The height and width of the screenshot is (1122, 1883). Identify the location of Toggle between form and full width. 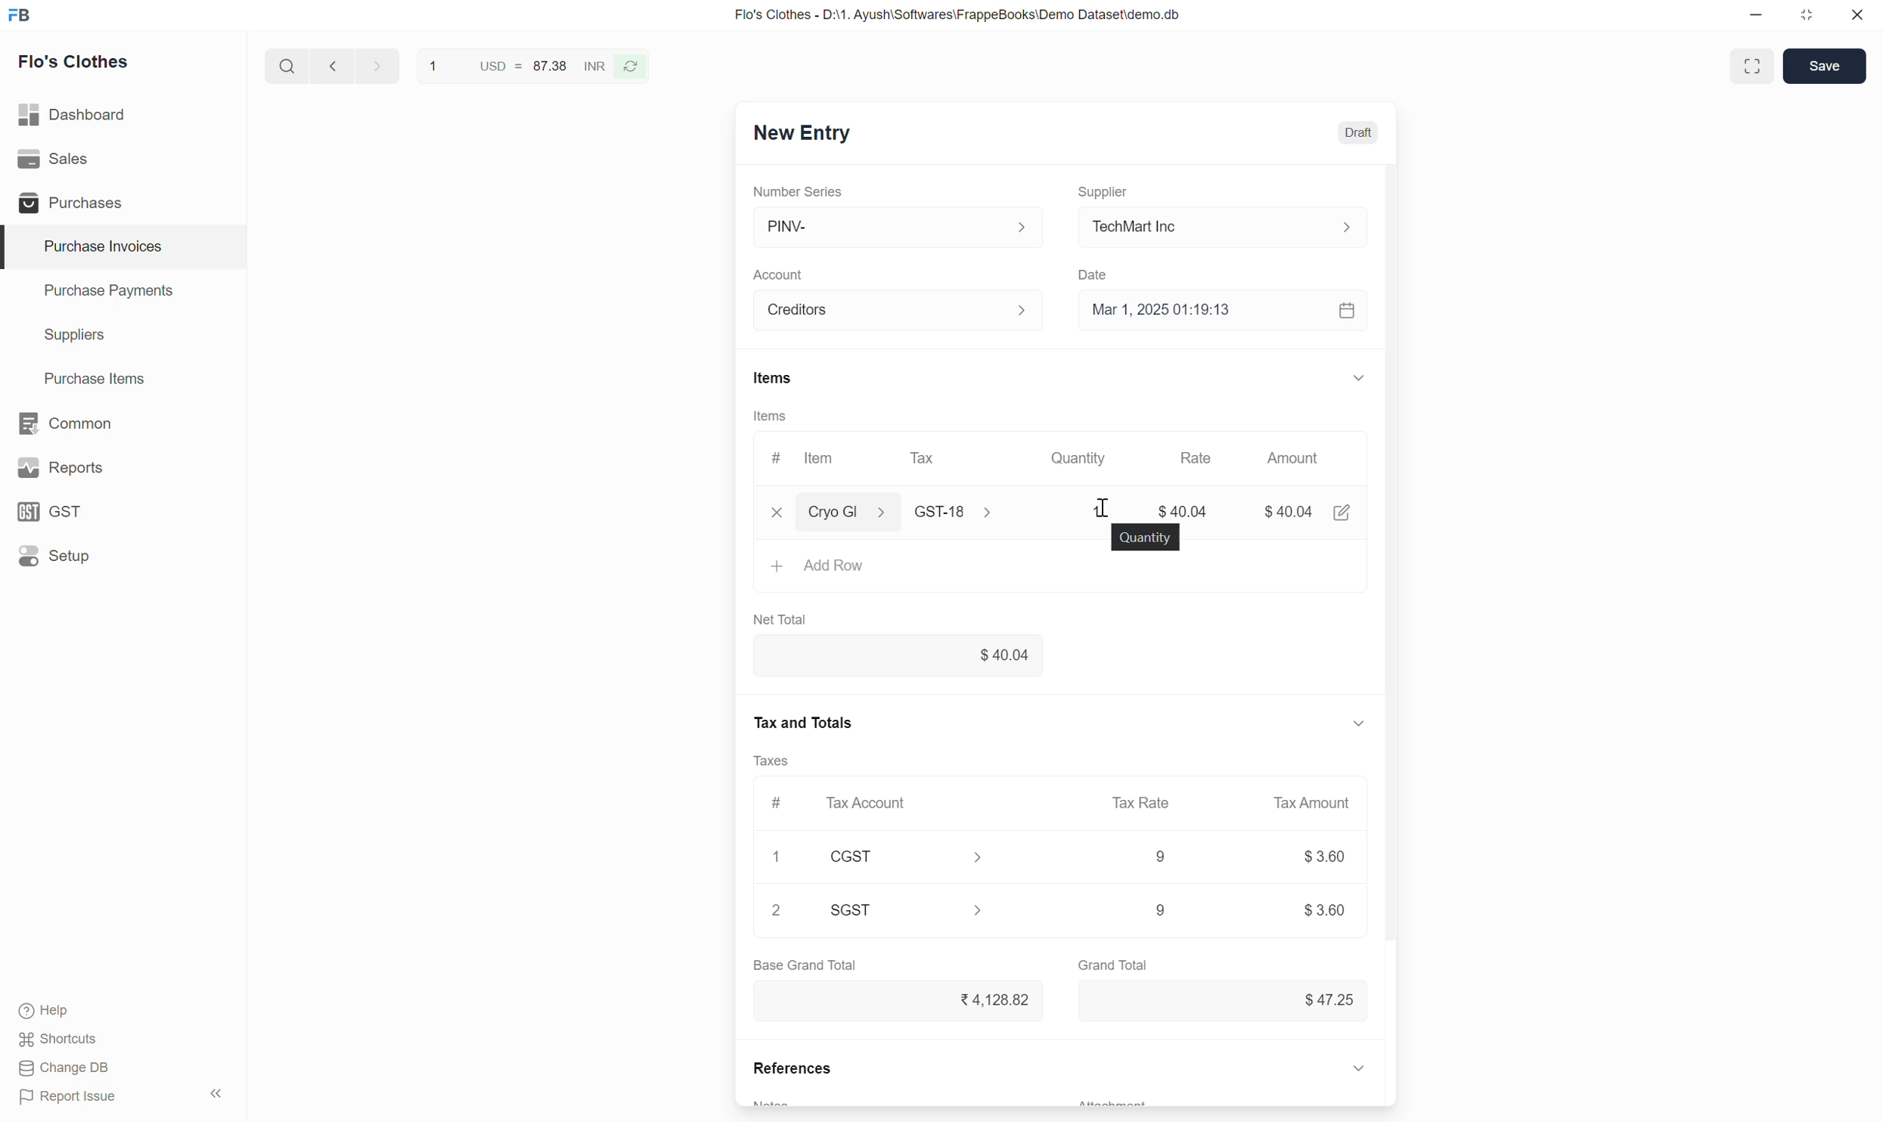
(1751, 66).